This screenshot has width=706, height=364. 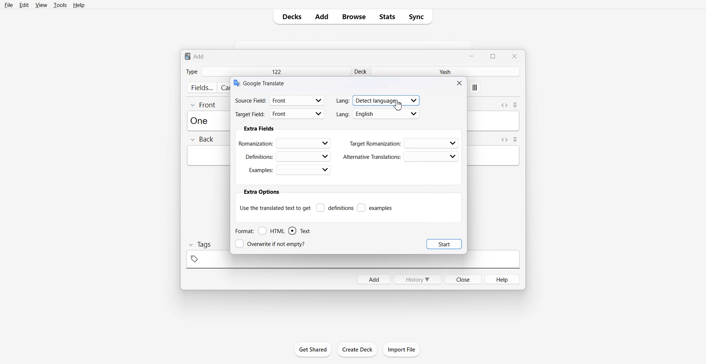 What do you see at coordinates (244, 231) in the screenshot?
I see `Format` at bounding box center [244, 231].